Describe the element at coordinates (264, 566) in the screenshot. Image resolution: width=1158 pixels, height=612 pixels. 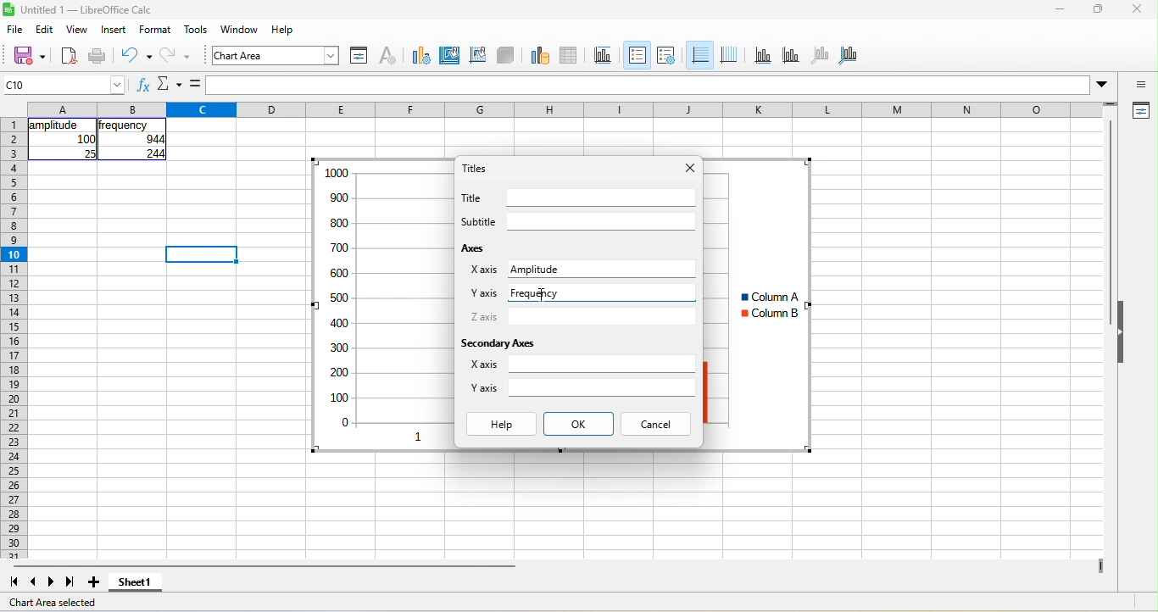
I see `horizontal scroll bar` at that location.